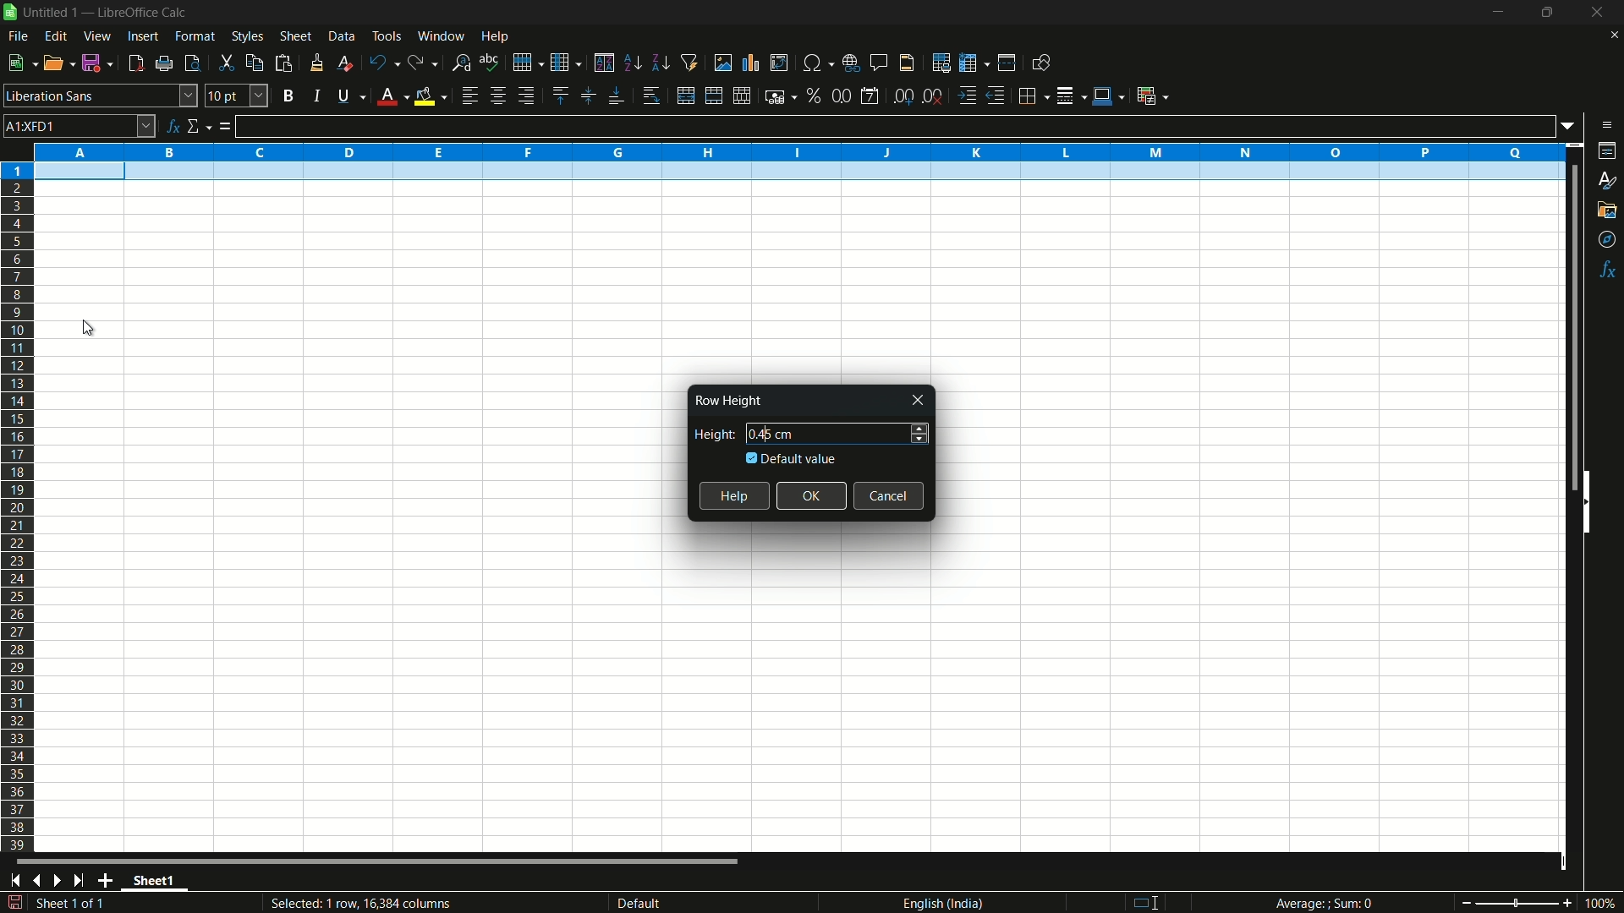  I want to click on tools menu, so click(386, 36).